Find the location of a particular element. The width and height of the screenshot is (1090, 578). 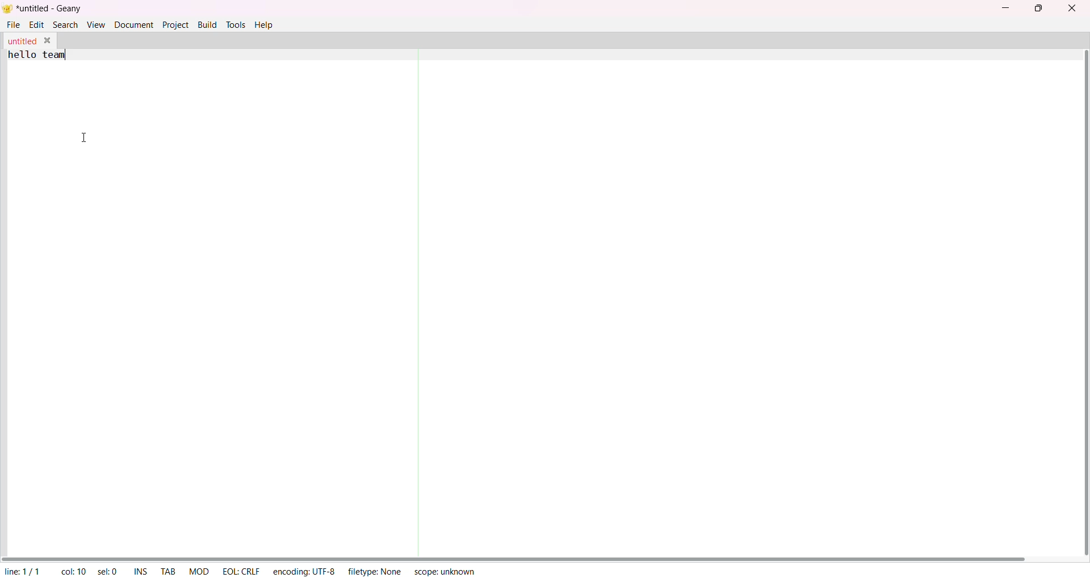

tools is located at coordinates (236, 24).